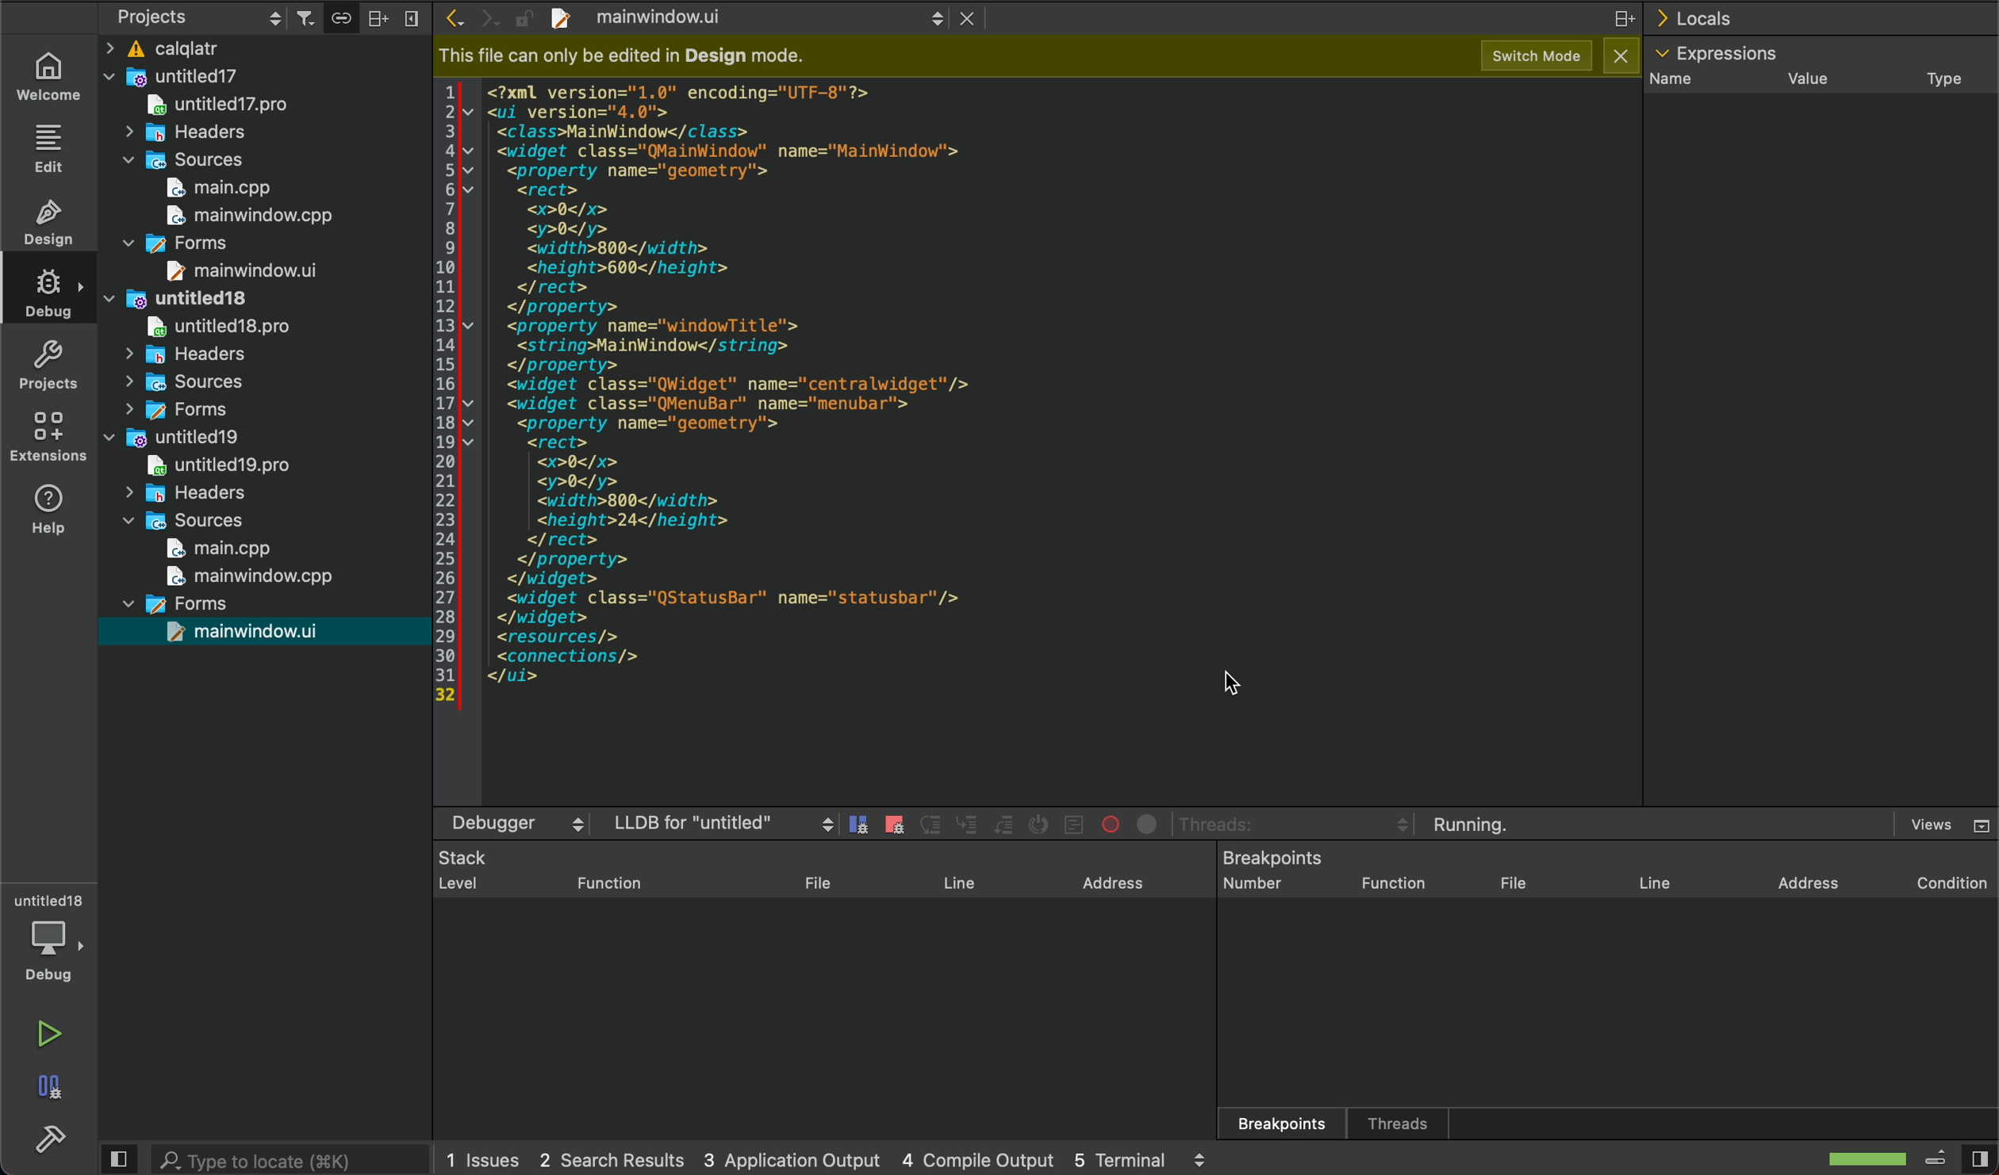 Image resolution: width=1999 pixels, height=1175 pixels. I want to click on loader, so click(1872, 1160).